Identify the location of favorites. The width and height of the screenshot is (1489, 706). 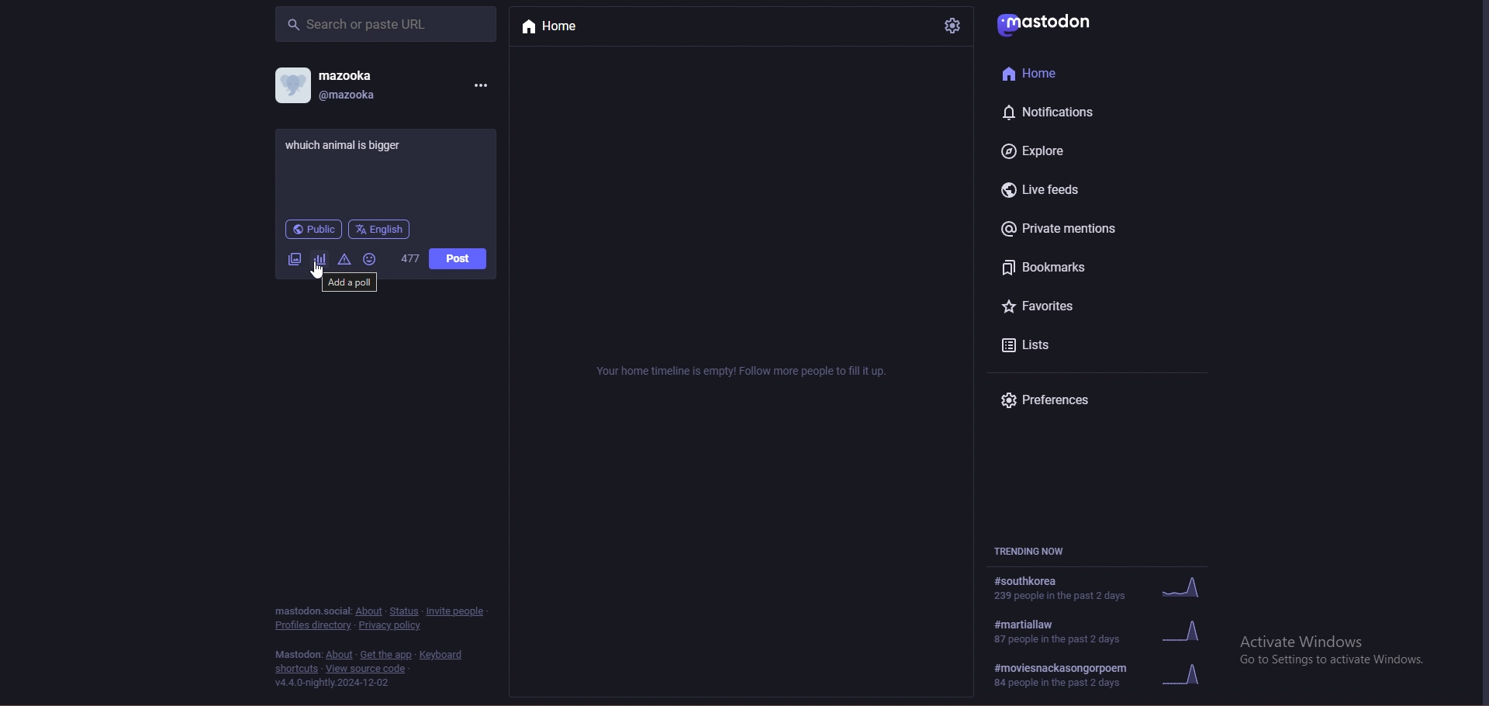
(1058, 308).